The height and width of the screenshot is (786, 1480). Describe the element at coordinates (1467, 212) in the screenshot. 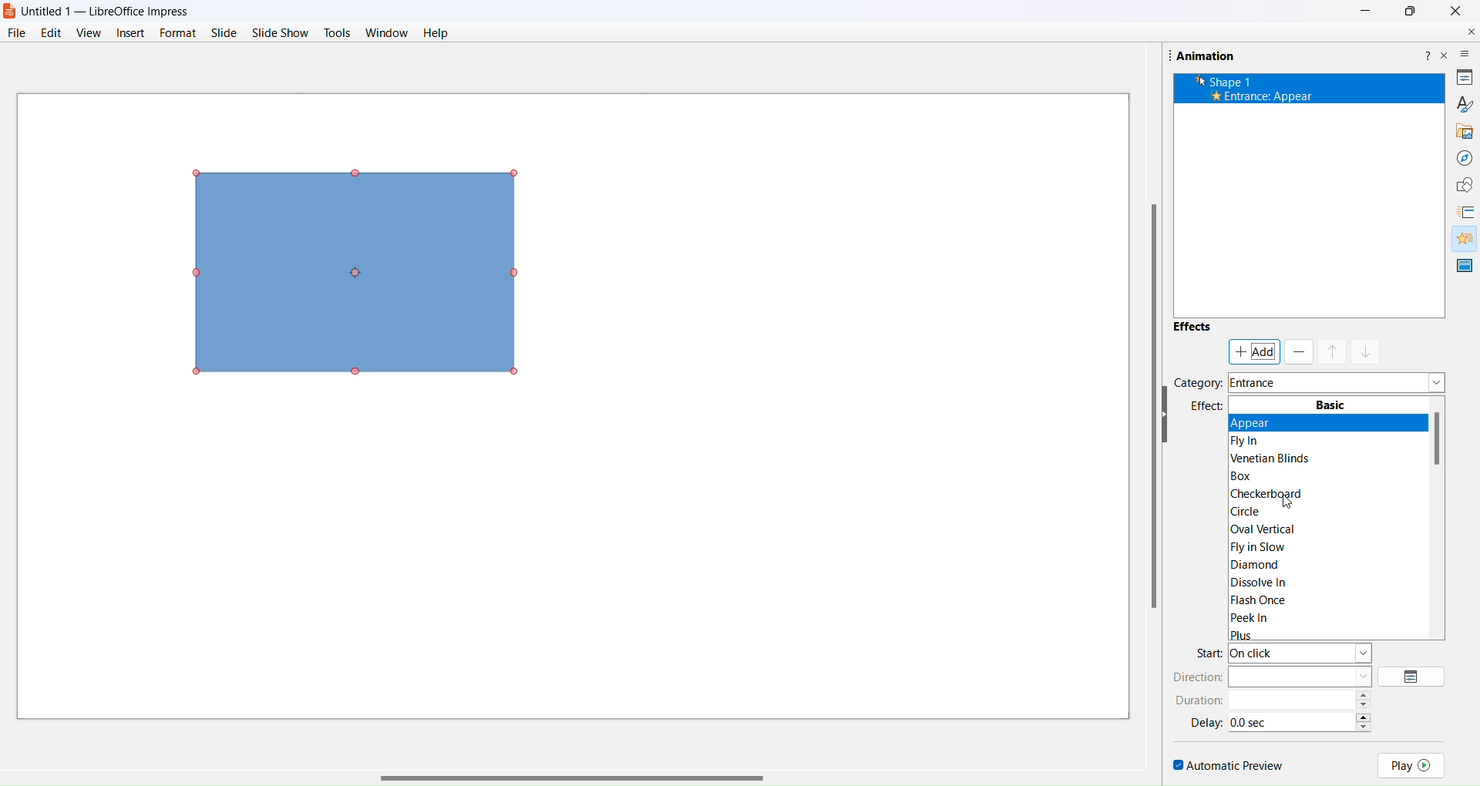

I see `slide transition` at that location.